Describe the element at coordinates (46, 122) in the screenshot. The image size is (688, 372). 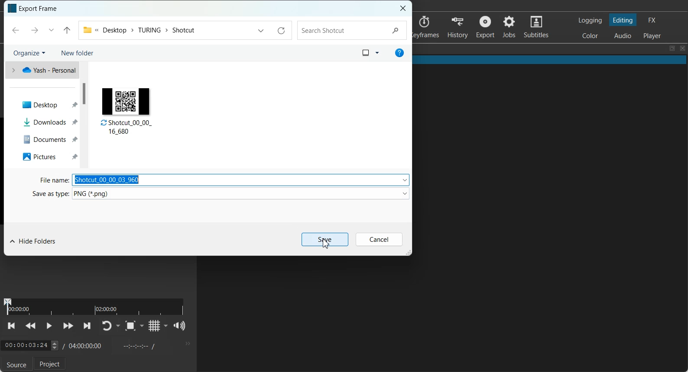
I see `Downloads` at that location.